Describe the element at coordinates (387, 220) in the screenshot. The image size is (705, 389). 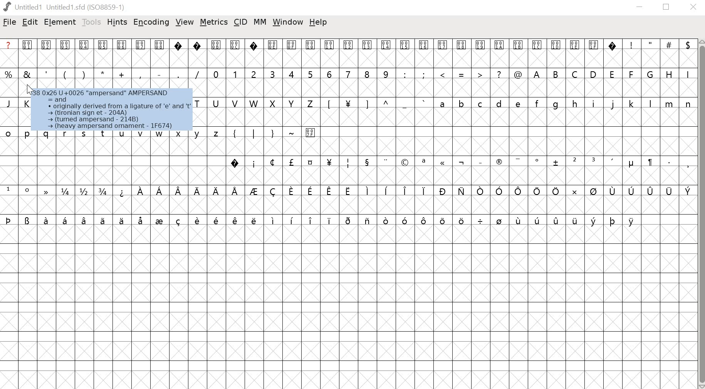
I see `symbol` at that location.